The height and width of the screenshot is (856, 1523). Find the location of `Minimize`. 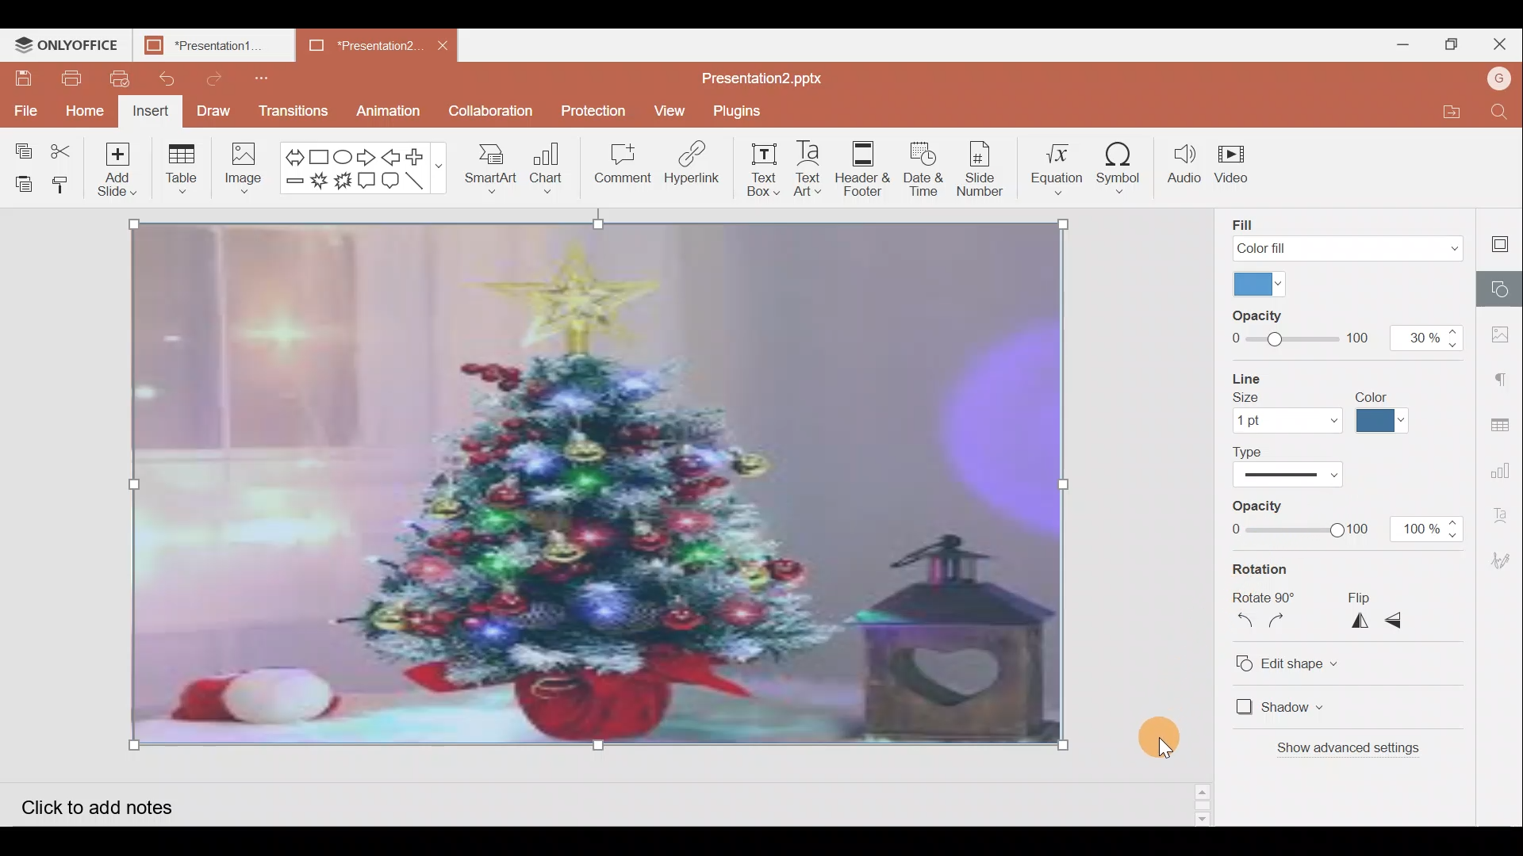

Minimize is located at coordinates (1402, 44).